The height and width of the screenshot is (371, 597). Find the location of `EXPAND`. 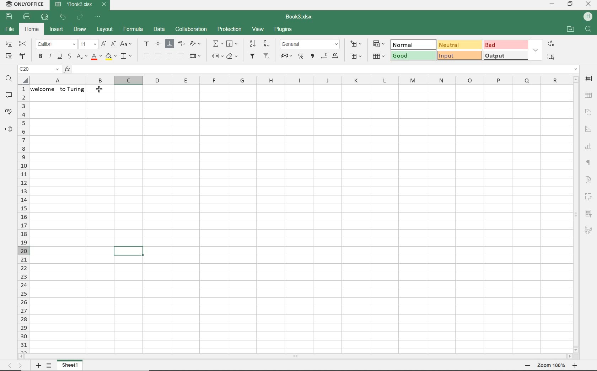

EXPAND is located at coordinates (536, 50).